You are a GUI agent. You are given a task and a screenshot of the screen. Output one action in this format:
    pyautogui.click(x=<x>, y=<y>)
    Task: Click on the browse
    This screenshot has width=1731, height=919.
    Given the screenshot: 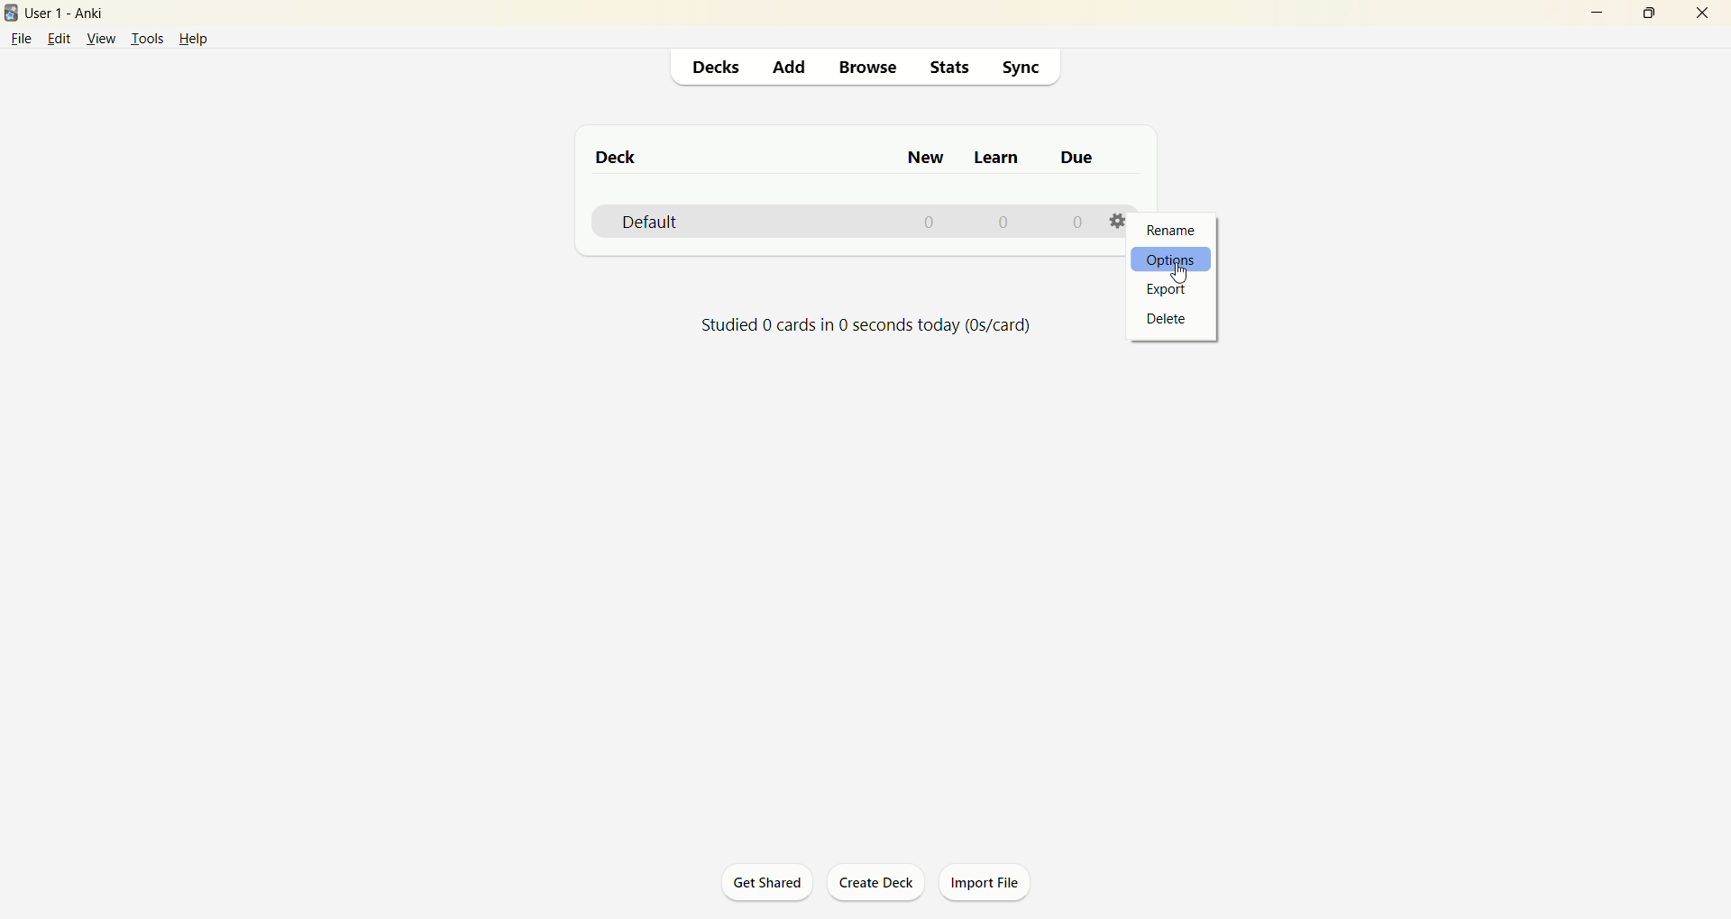 What is the action you would take?
    pyautogui.click(x=869, y=68)
    